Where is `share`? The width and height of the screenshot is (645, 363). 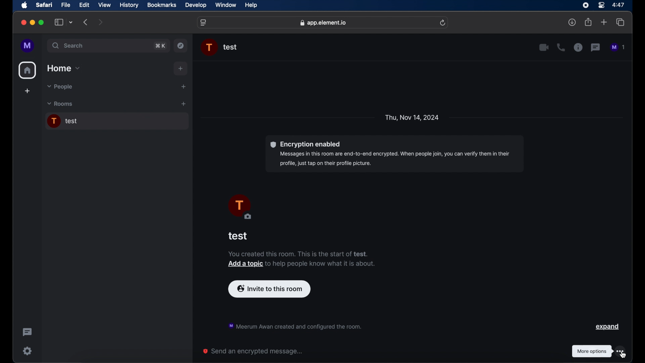
share is located at coordinates (588, 22).